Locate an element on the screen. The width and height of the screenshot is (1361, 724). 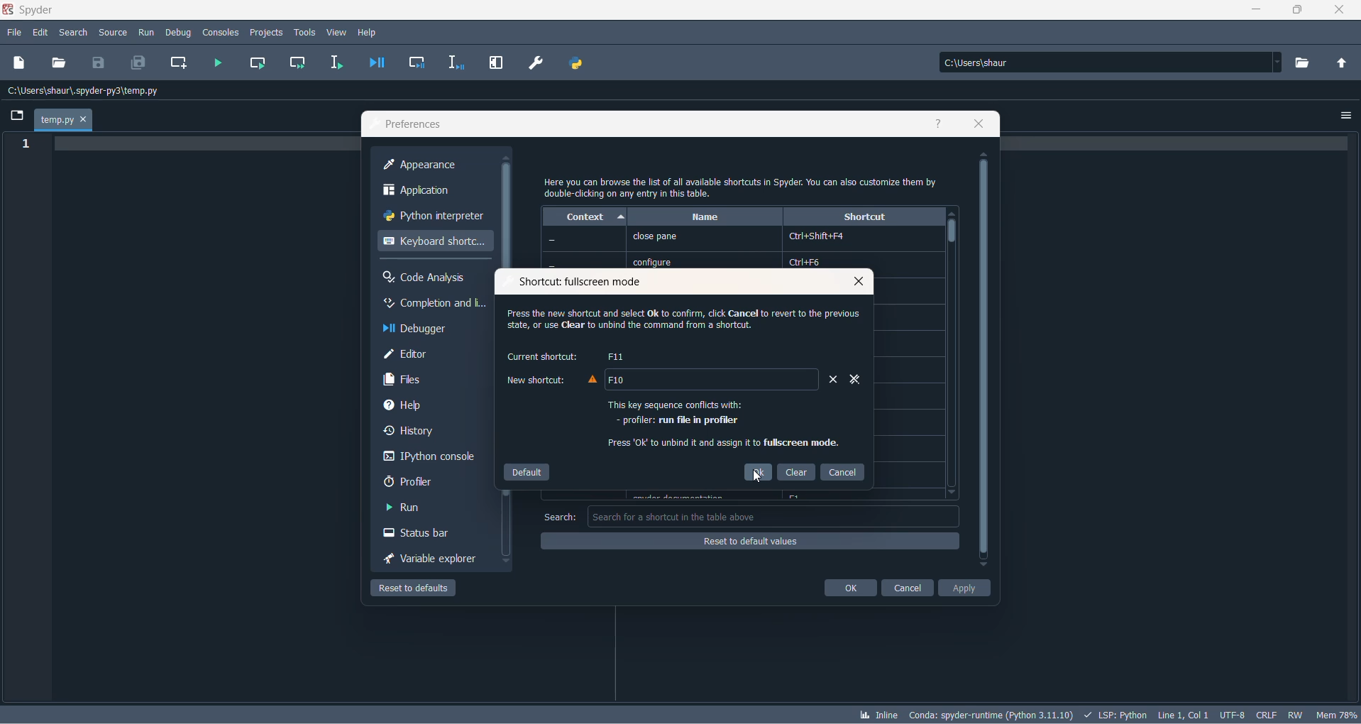
run is located at coordinates (146, 31).